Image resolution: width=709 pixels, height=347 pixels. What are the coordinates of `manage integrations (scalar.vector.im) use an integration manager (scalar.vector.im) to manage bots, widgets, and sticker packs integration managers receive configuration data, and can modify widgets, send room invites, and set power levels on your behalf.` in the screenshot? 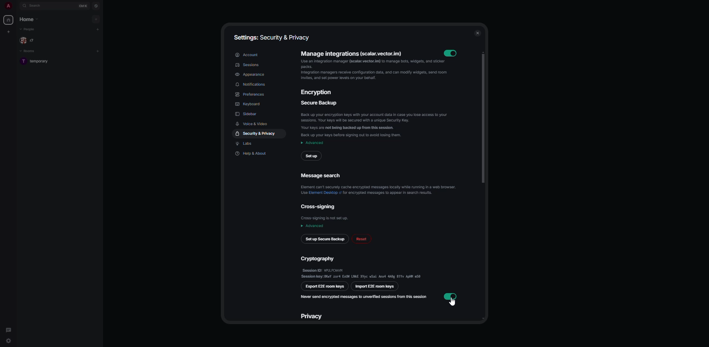 It's located at (370, 68).